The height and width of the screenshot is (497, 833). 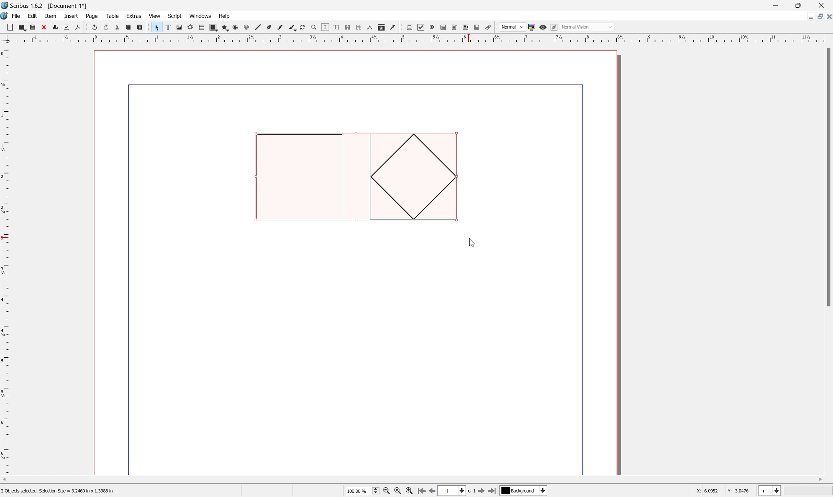 I want to click on pdf push button, so click(x=409, y=27).